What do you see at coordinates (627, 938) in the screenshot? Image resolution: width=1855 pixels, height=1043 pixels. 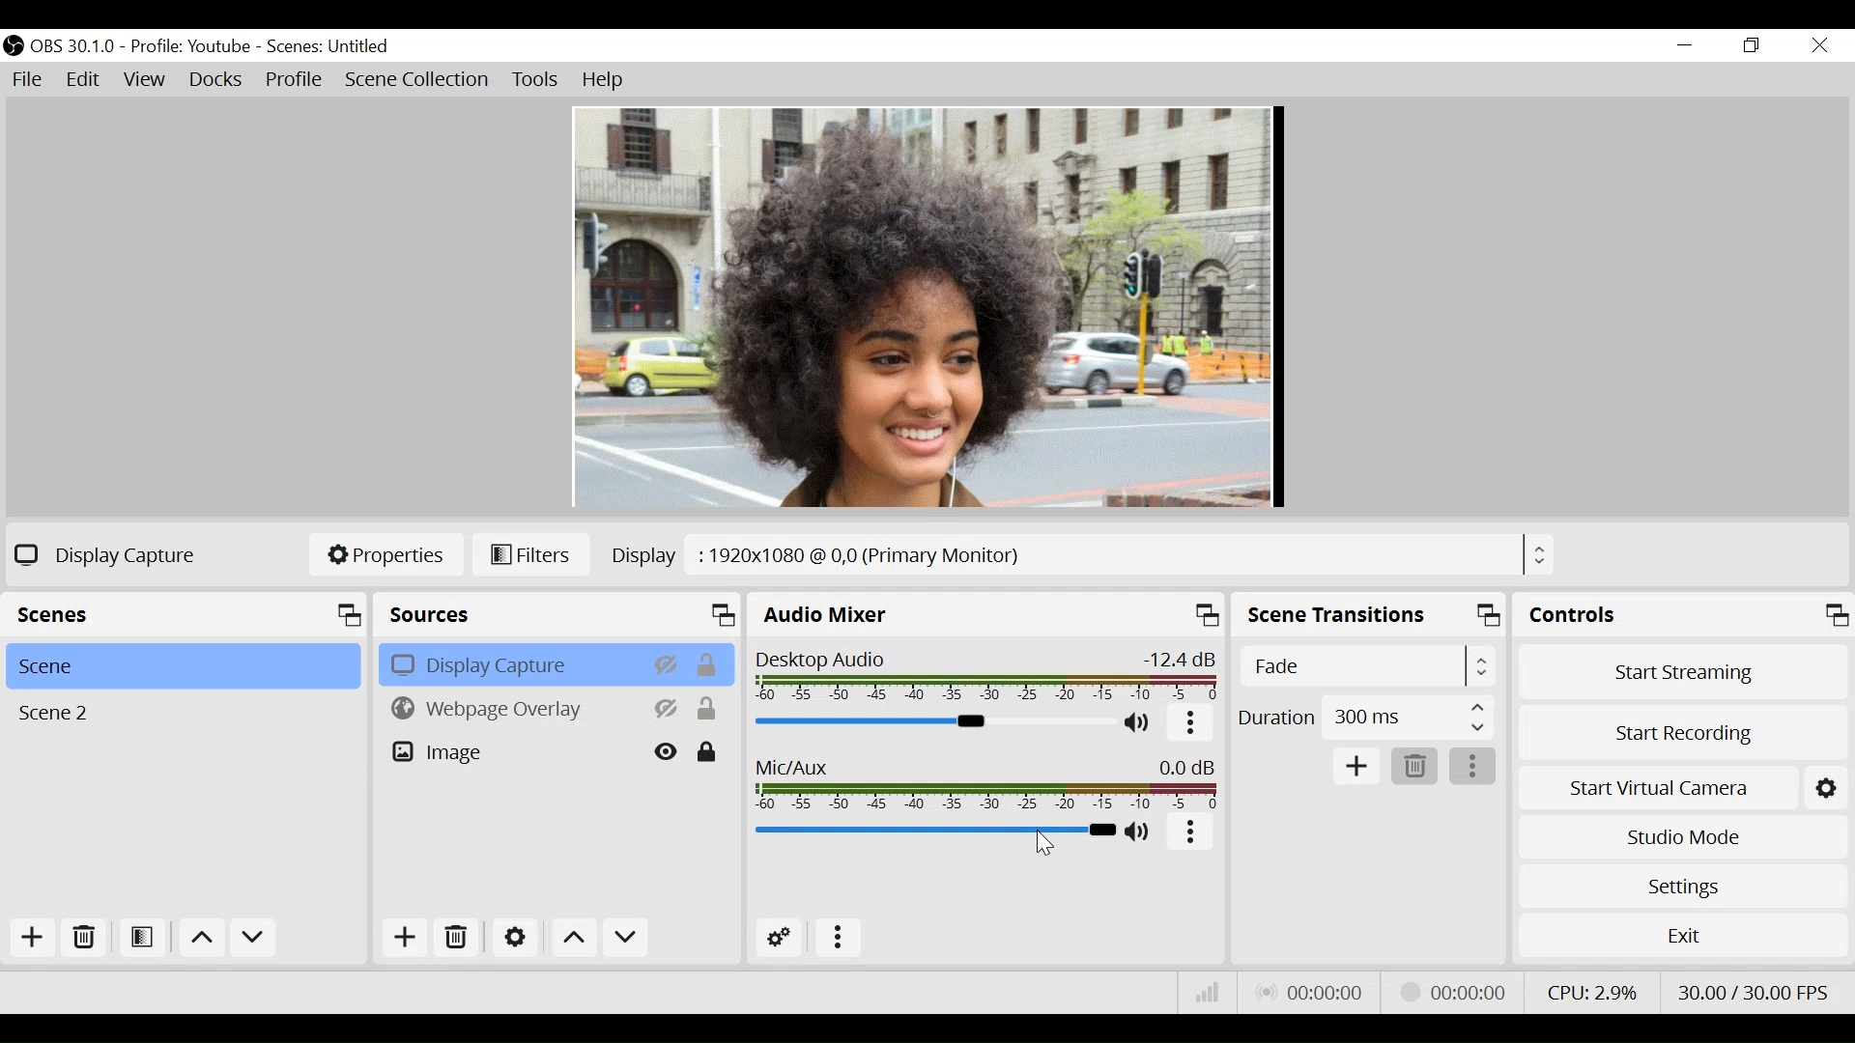 I see `Move down` at bounding box center [627, 938].